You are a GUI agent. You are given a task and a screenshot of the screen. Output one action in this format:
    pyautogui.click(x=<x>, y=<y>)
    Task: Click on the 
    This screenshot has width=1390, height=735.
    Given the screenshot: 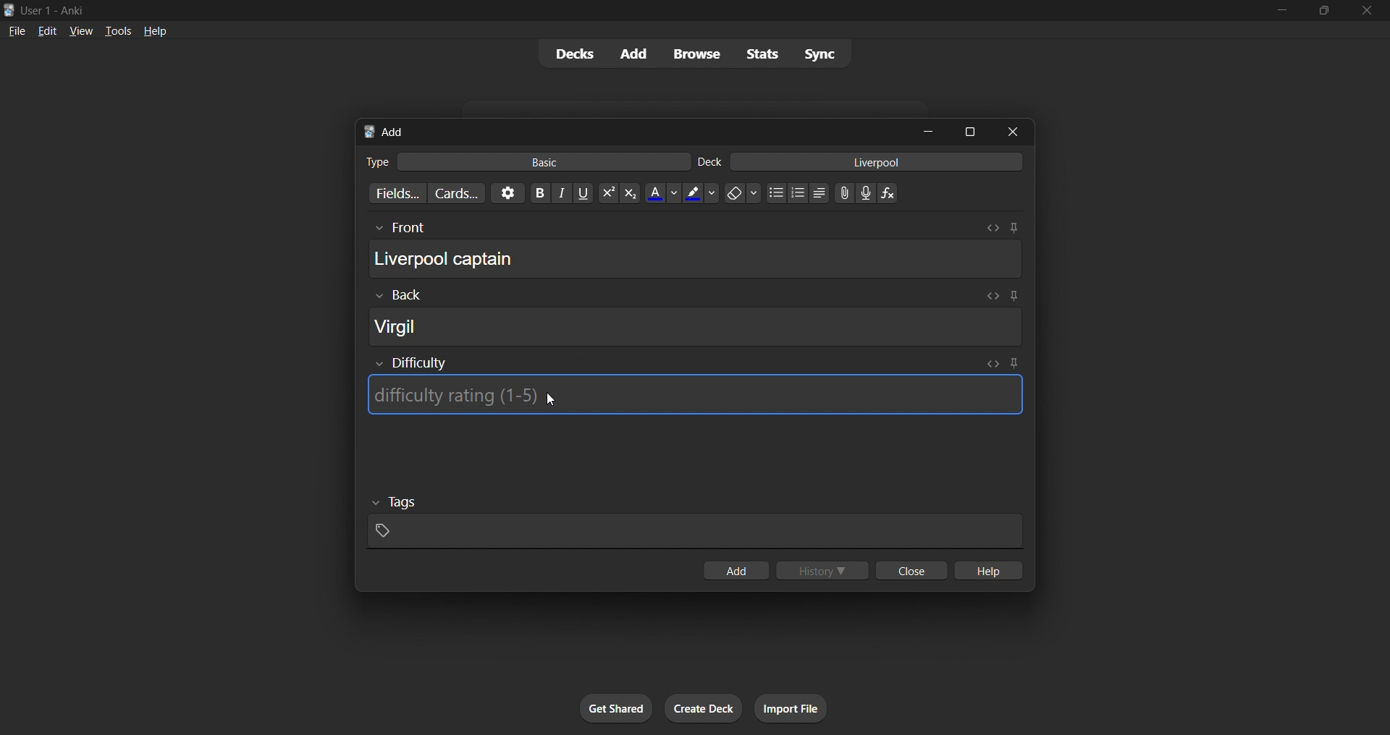 What is the action you would take?
    pyautogui.click(x=398, y=295)
    